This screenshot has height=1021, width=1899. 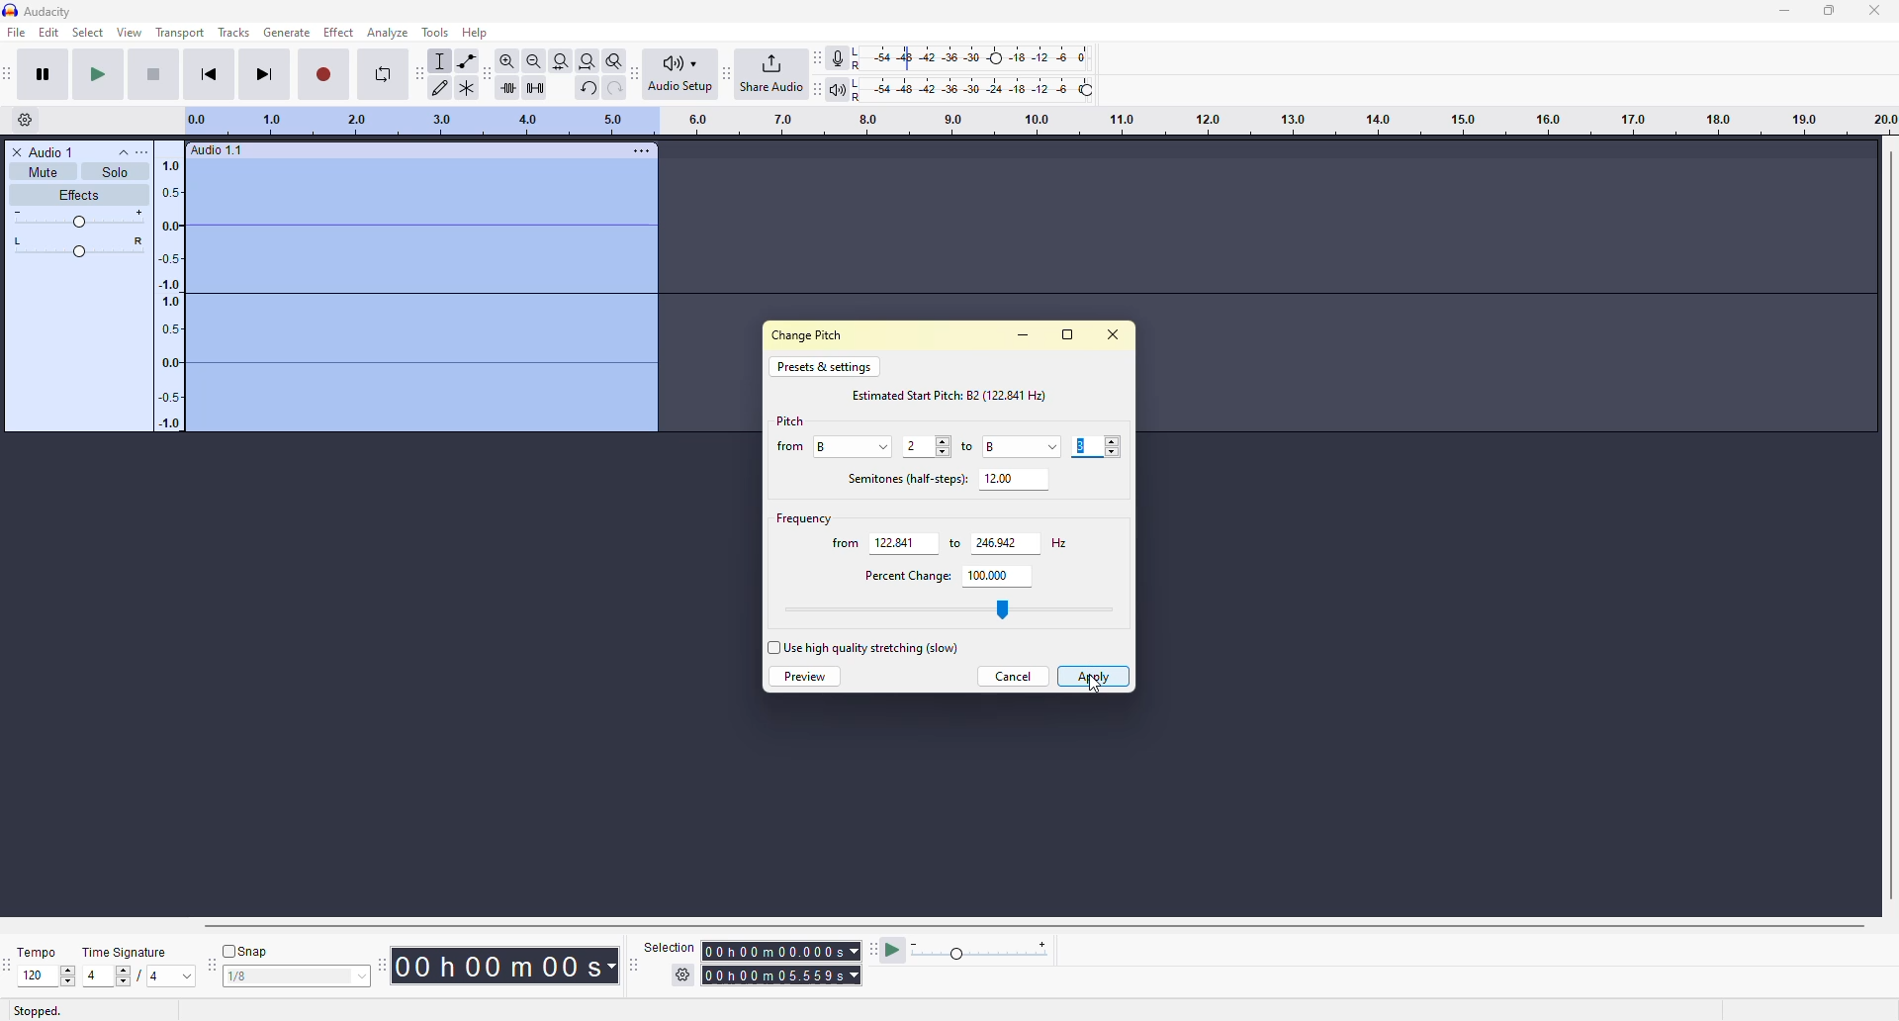 I want to click on hz, so click(x=1056, y=542).